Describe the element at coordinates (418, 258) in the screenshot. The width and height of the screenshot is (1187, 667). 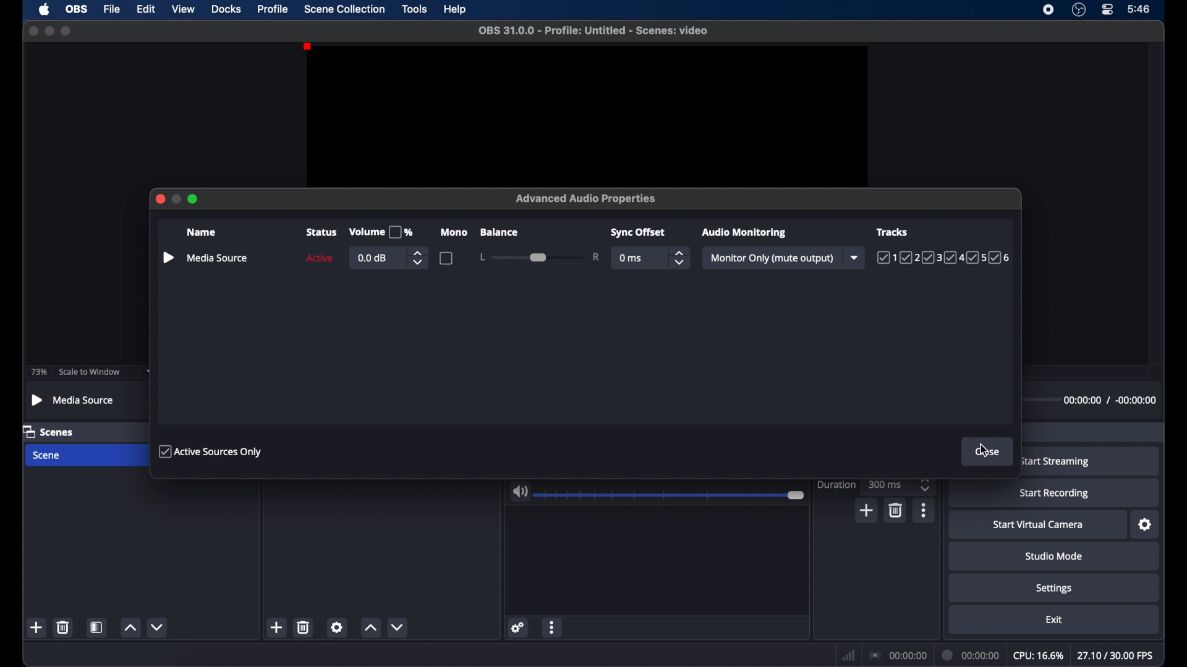
I see `stepper buttons` at that location.